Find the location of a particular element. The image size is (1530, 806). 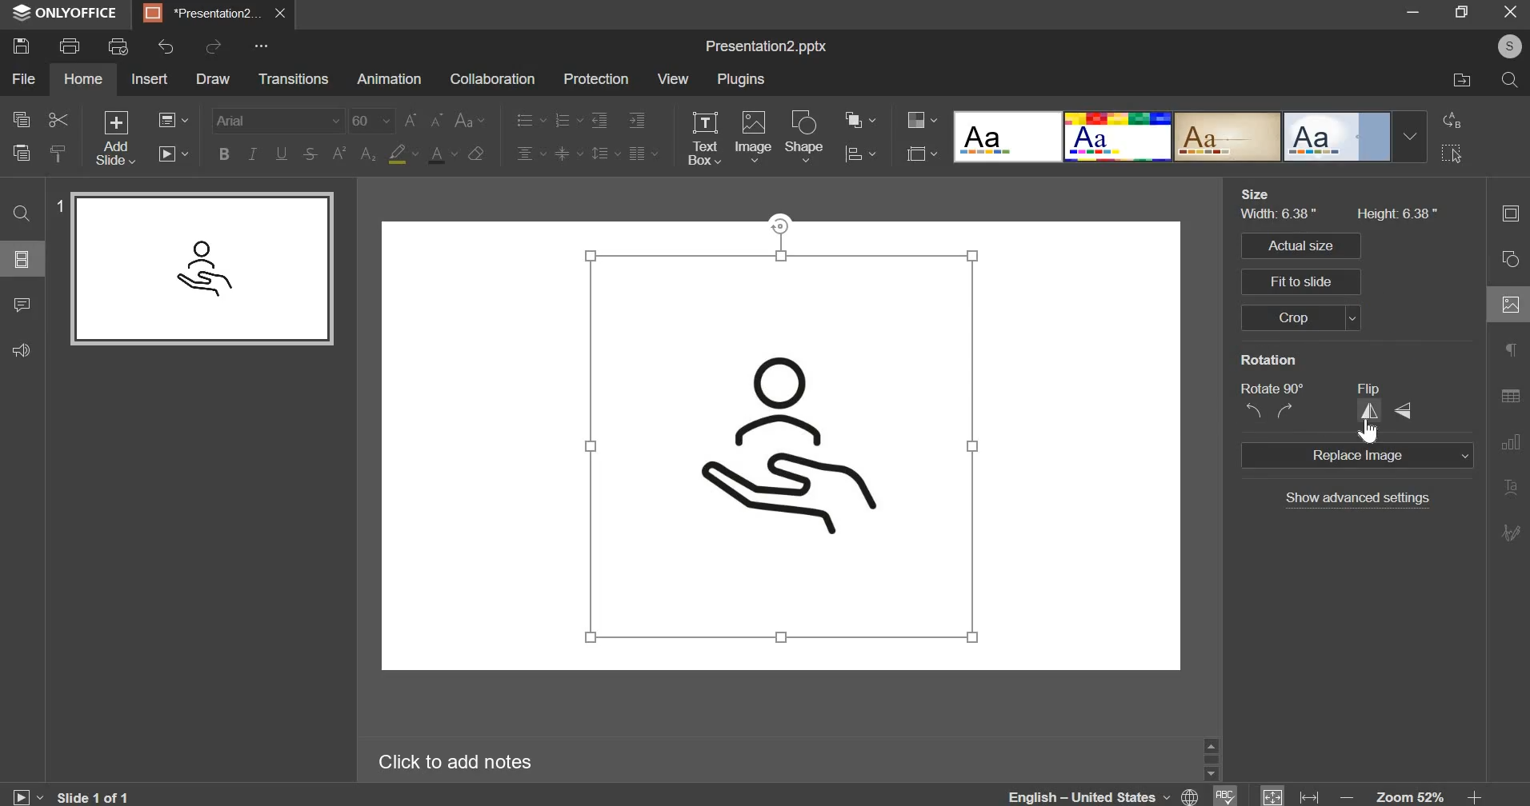

rotation is located at coordinates (1268, 358).